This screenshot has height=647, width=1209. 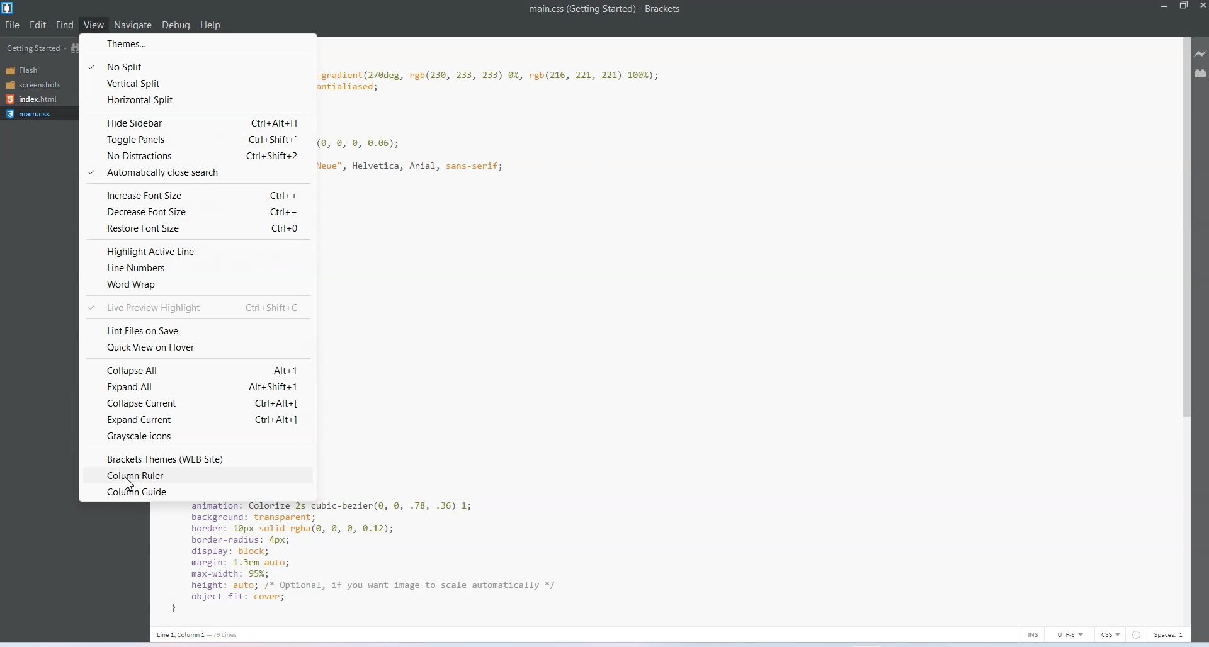 What do you see at coordinates (133, 485) in the screenshot?
I see `Cursor` at bounding box center [133, 485].